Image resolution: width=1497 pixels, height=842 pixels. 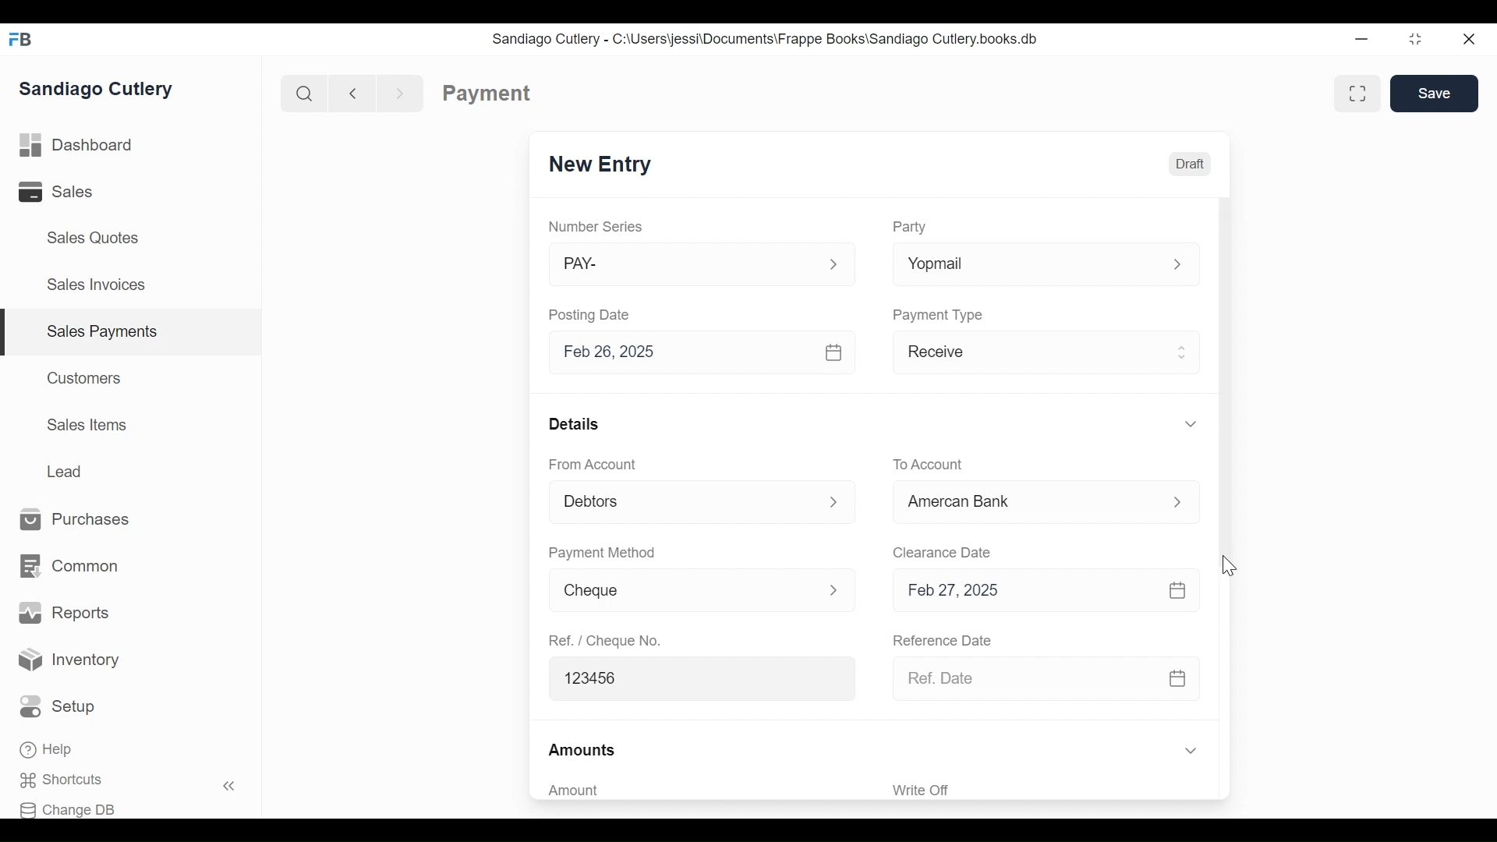 I want to click on Yopmail, so click(x=1021, y=265).